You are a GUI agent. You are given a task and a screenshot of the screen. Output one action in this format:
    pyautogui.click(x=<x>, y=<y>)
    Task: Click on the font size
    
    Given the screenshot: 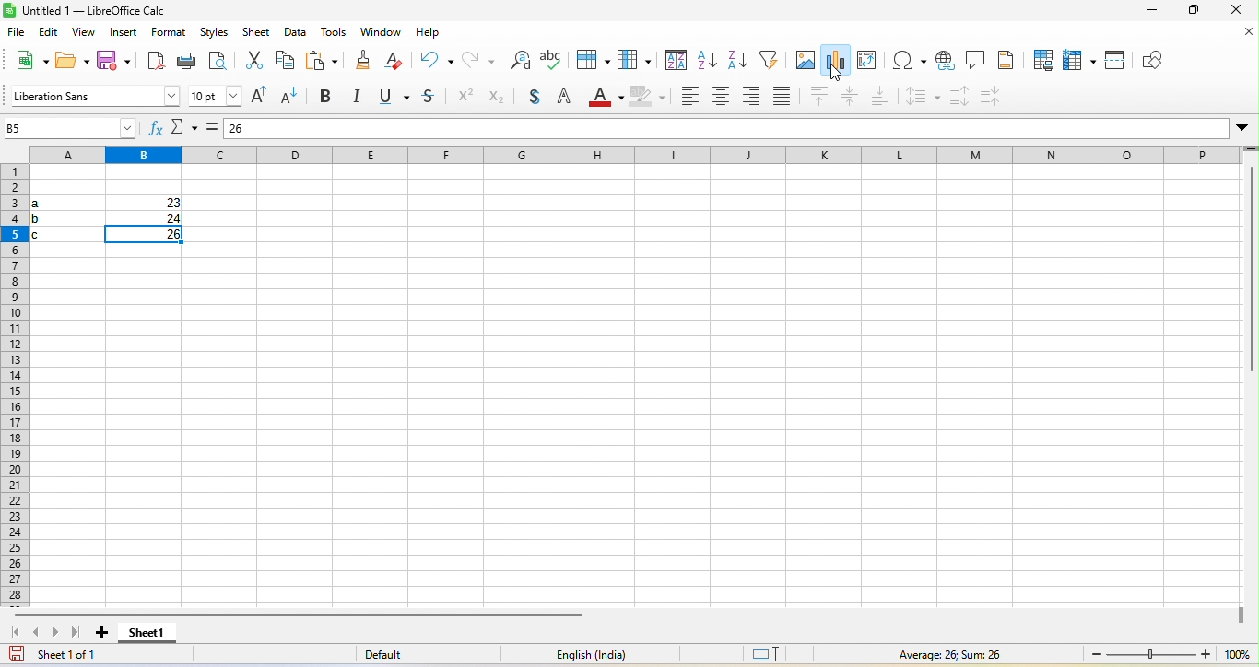 What is the action you would take?
    pyautogui.click(x=216, y=95)
    